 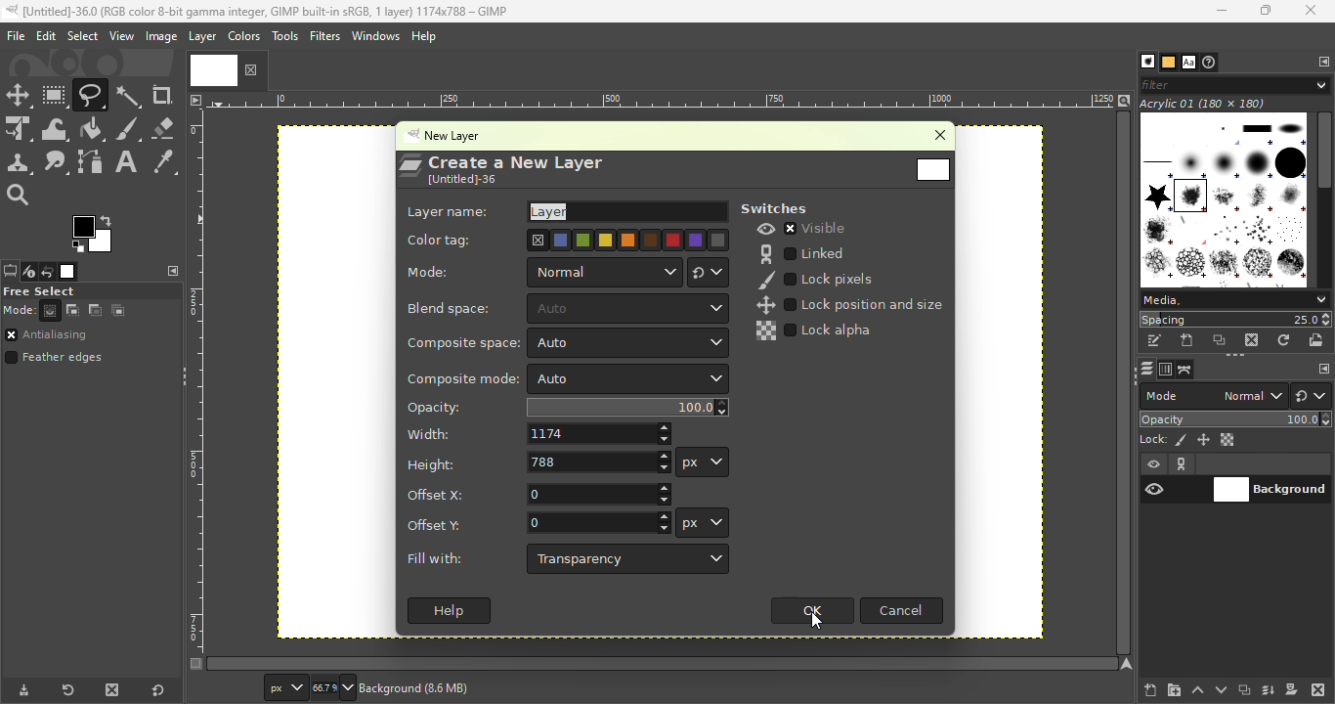 What do you see at coordinates (1167, 61) in the screenshot?
I see `Patterns` at bounding box center [1167, 61].